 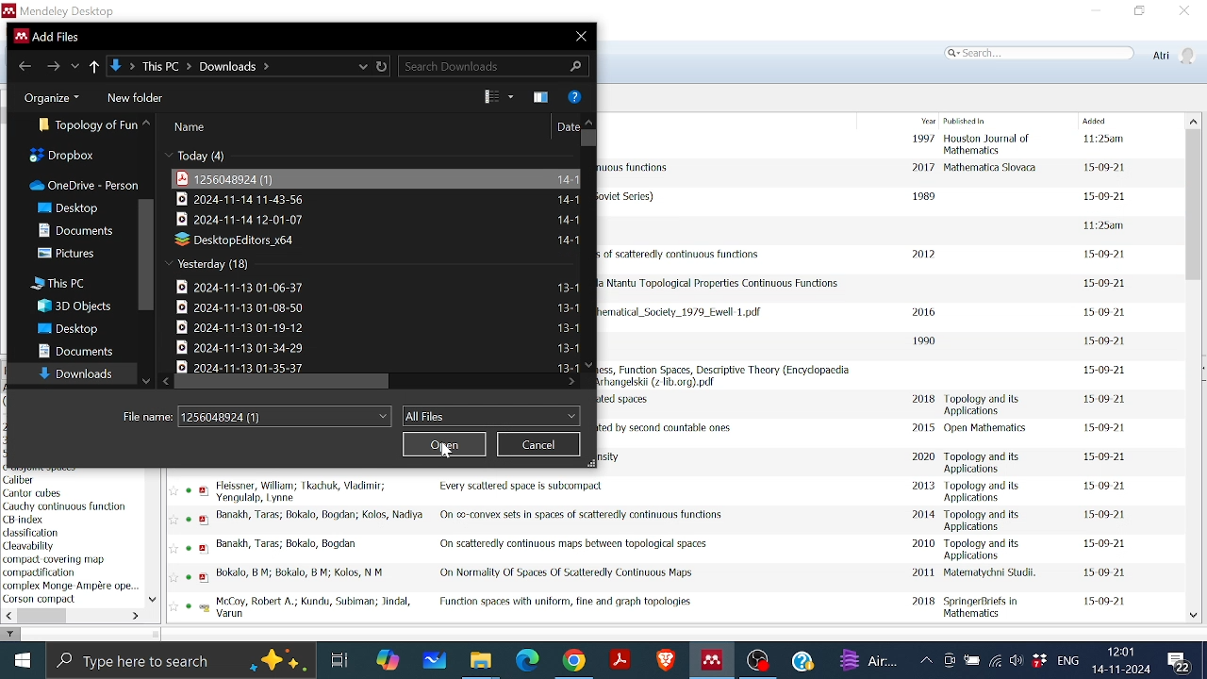 What do you see at coordinates (10, 615) in the screenshot?
I see `Move left in filter by author keyword` at bounding box center [10, 615].